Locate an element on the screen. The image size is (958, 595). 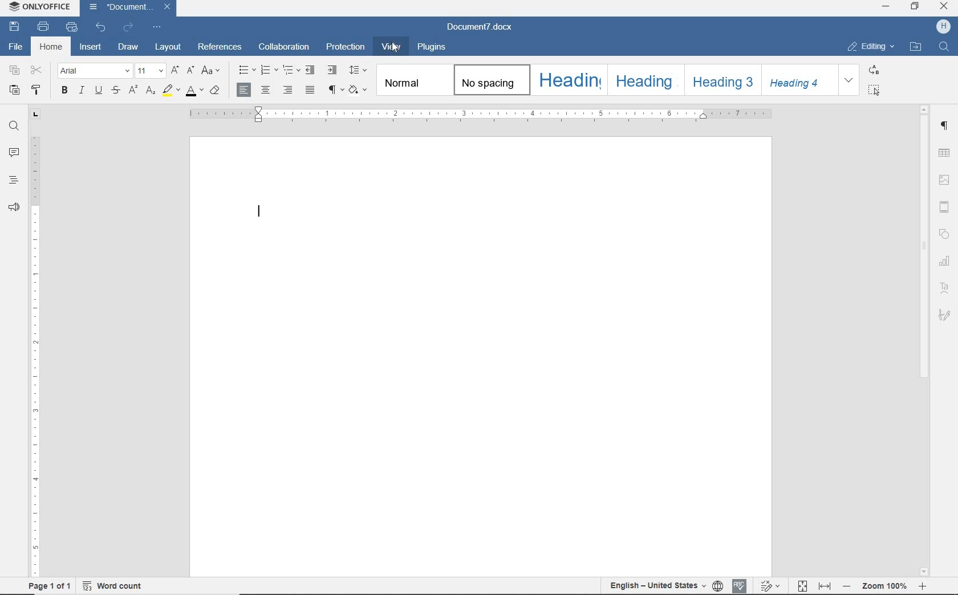
SELECT ALL is located at coordinates (872, 90).